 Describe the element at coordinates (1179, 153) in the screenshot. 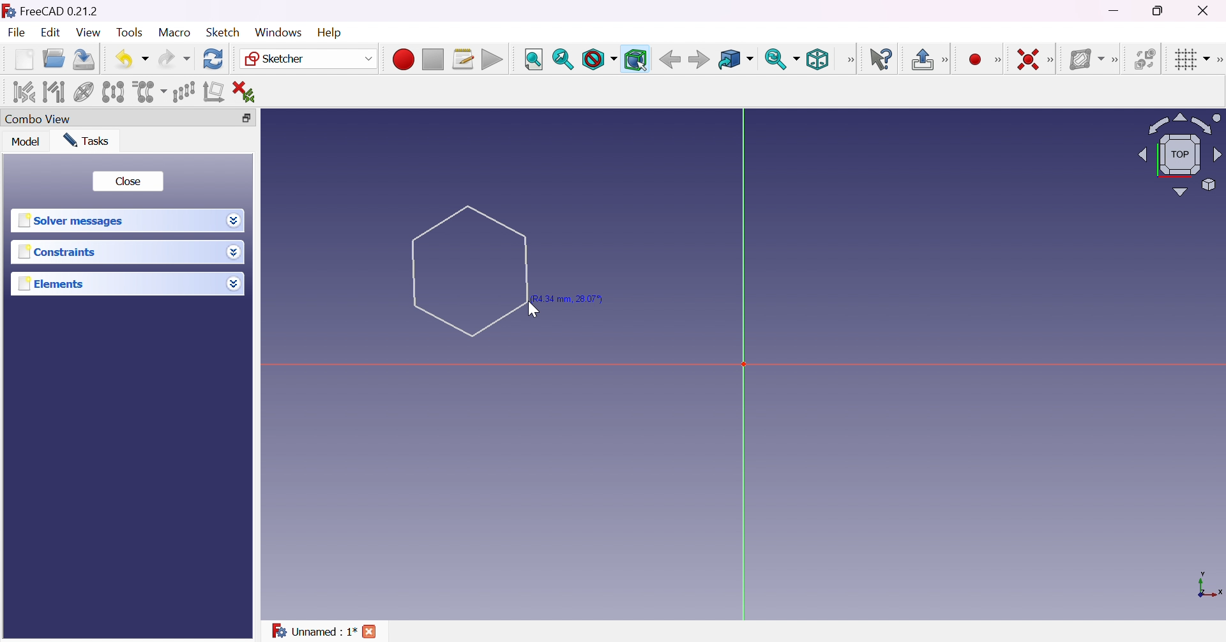

I see `Viewing angle` at that location.